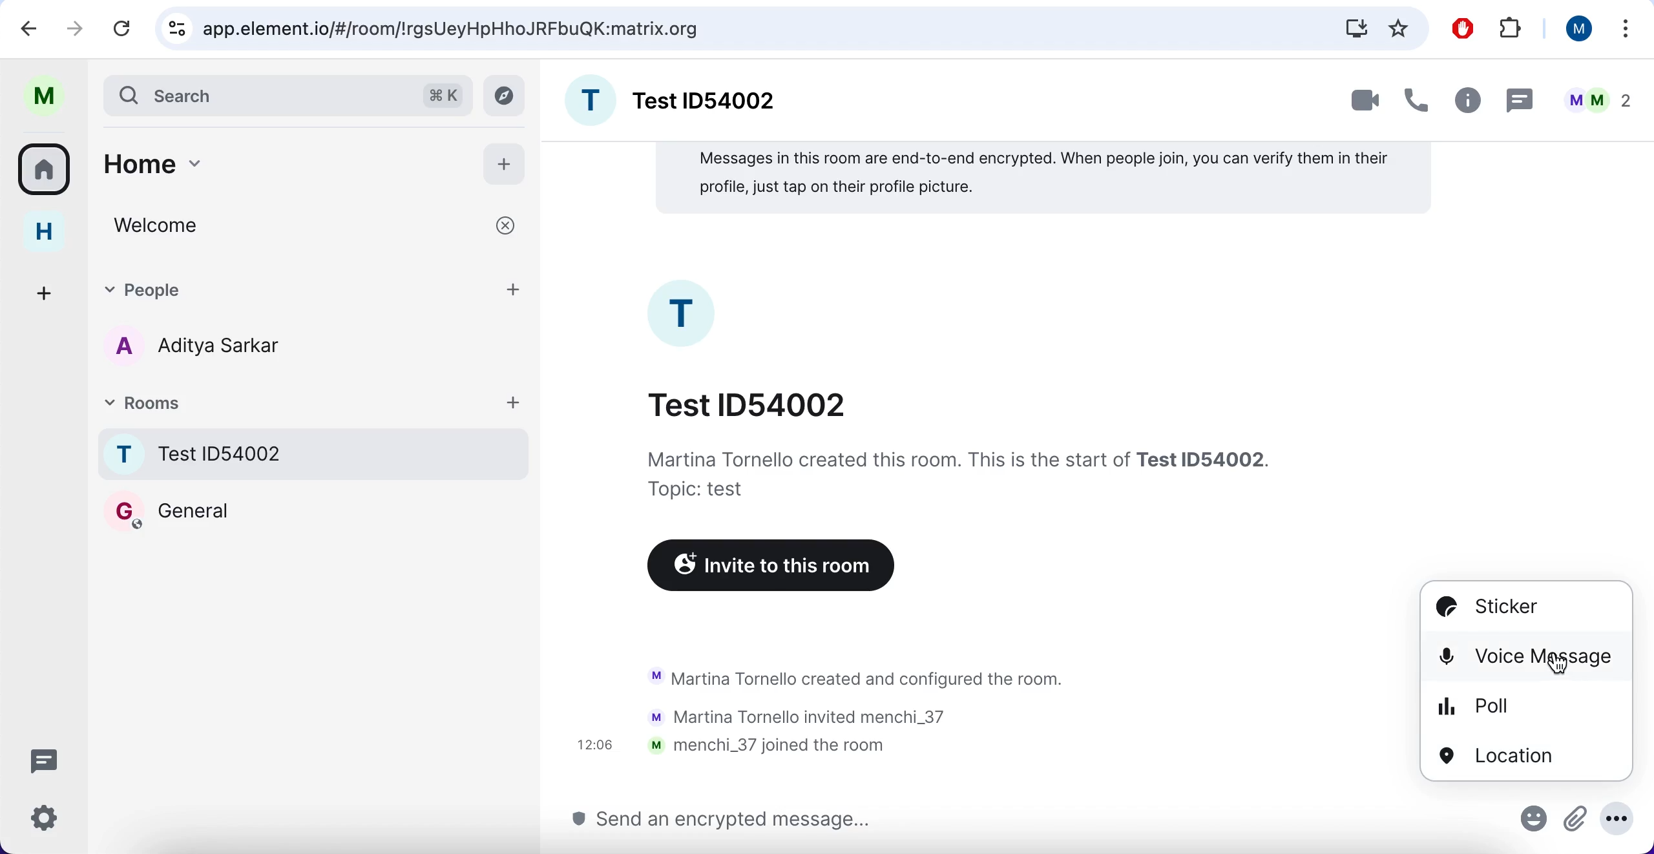 Image resolution: width=1654 pixels, height=854 pixels. What do you see at coordinates (174, 28) in the screenshot?
I see `controls` at bounding box center [174, 28].